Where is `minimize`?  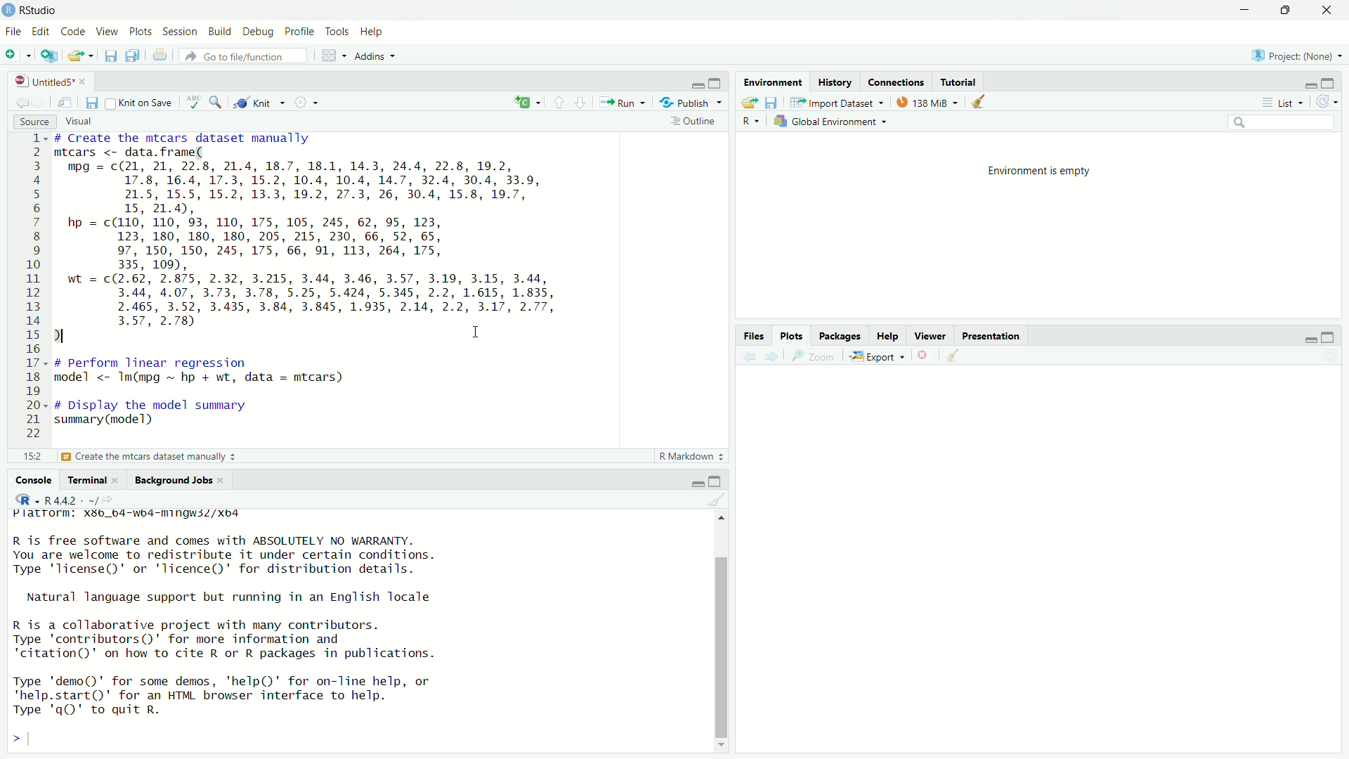
minimize is located at coordinates (1308, 339).